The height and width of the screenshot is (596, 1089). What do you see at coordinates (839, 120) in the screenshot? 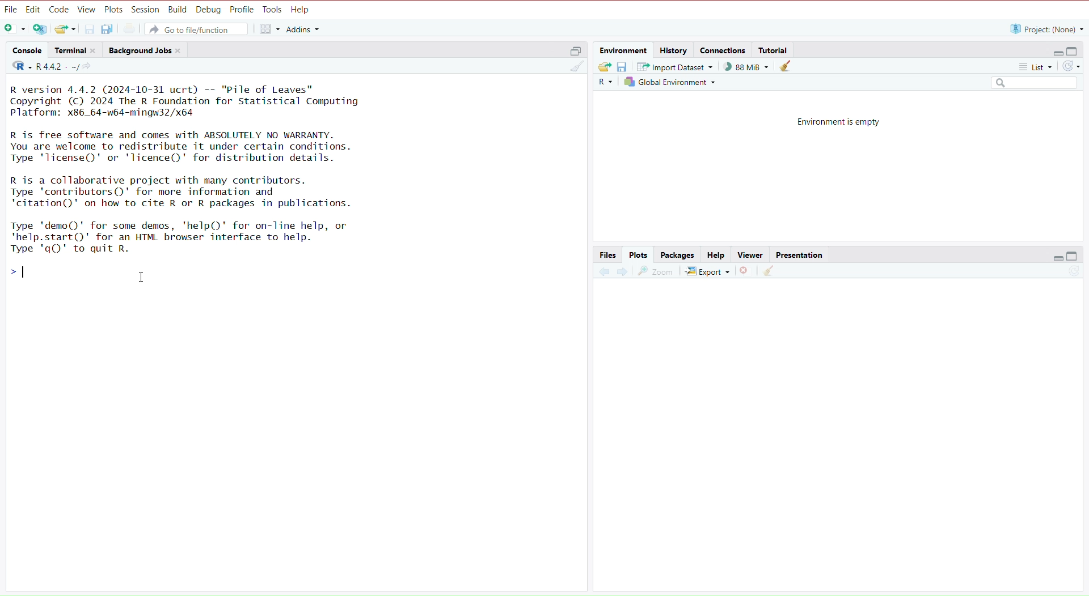
I see `Environment is empty` at bounding box center [839, 120].